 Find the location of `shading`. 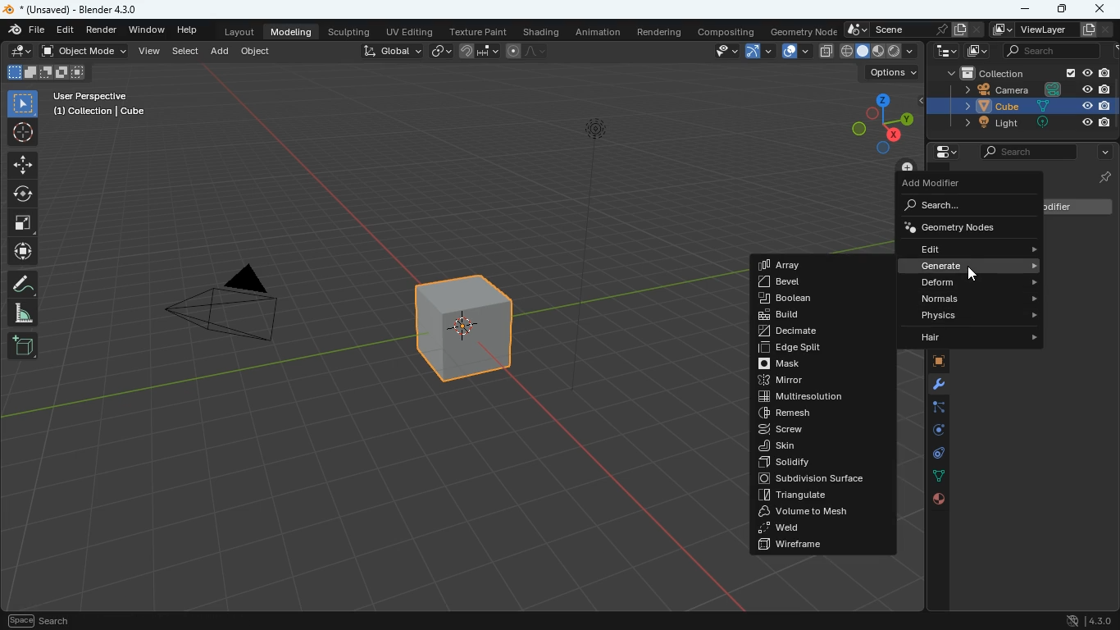

shading is located at coordinates (541, 32).